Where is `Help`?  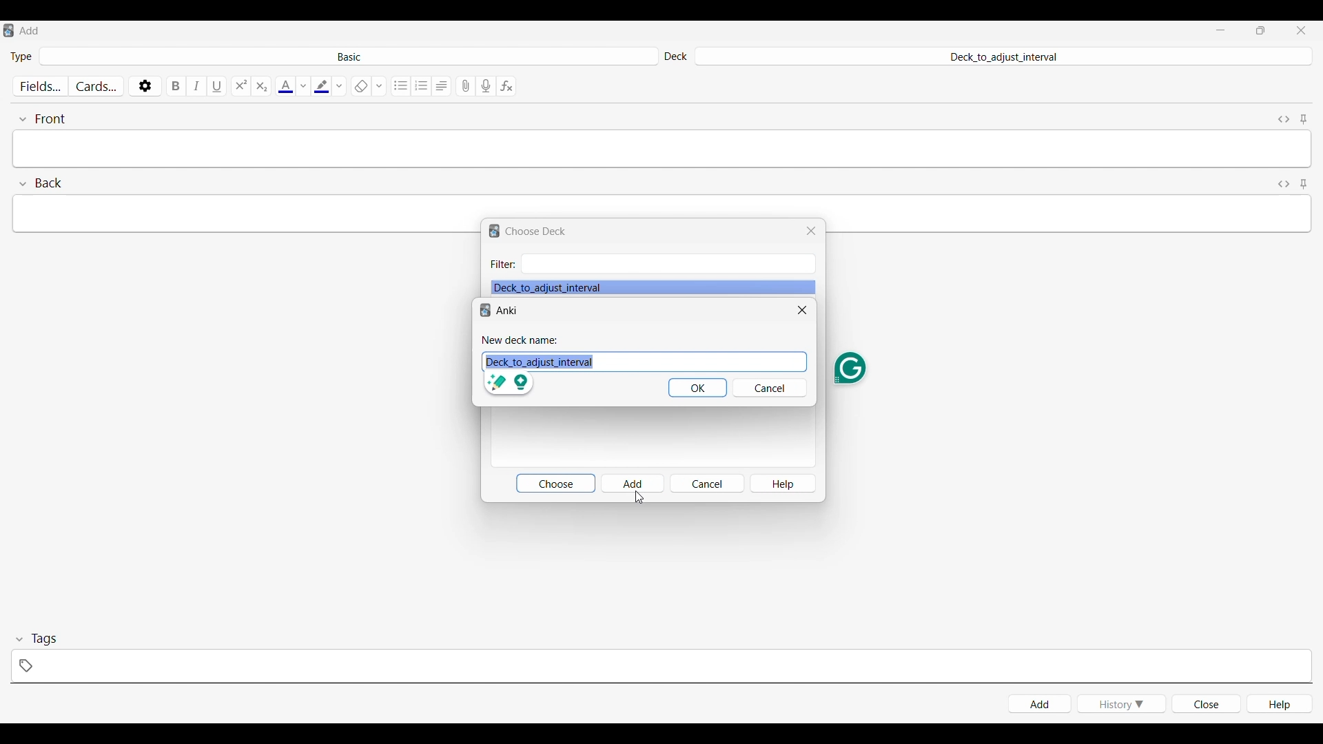 Help is located at coordinates (1280, 703).